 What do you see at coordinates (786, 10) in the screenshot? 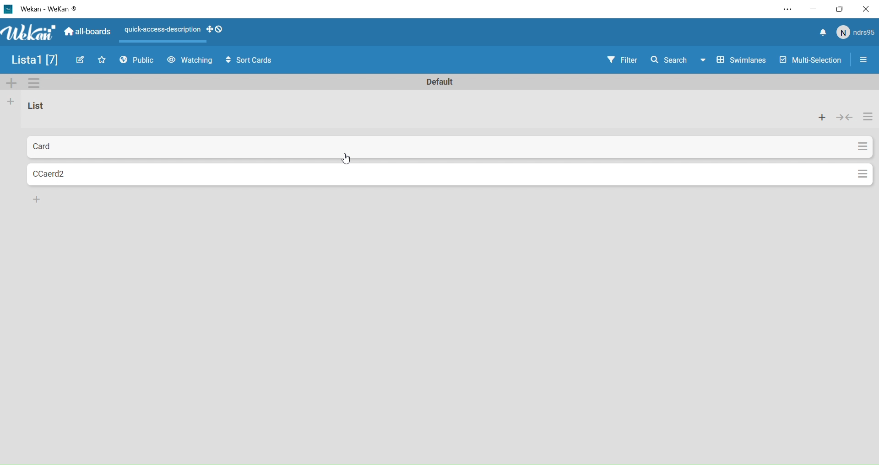
I see `Settings and more` at bounding box center [786, 10].